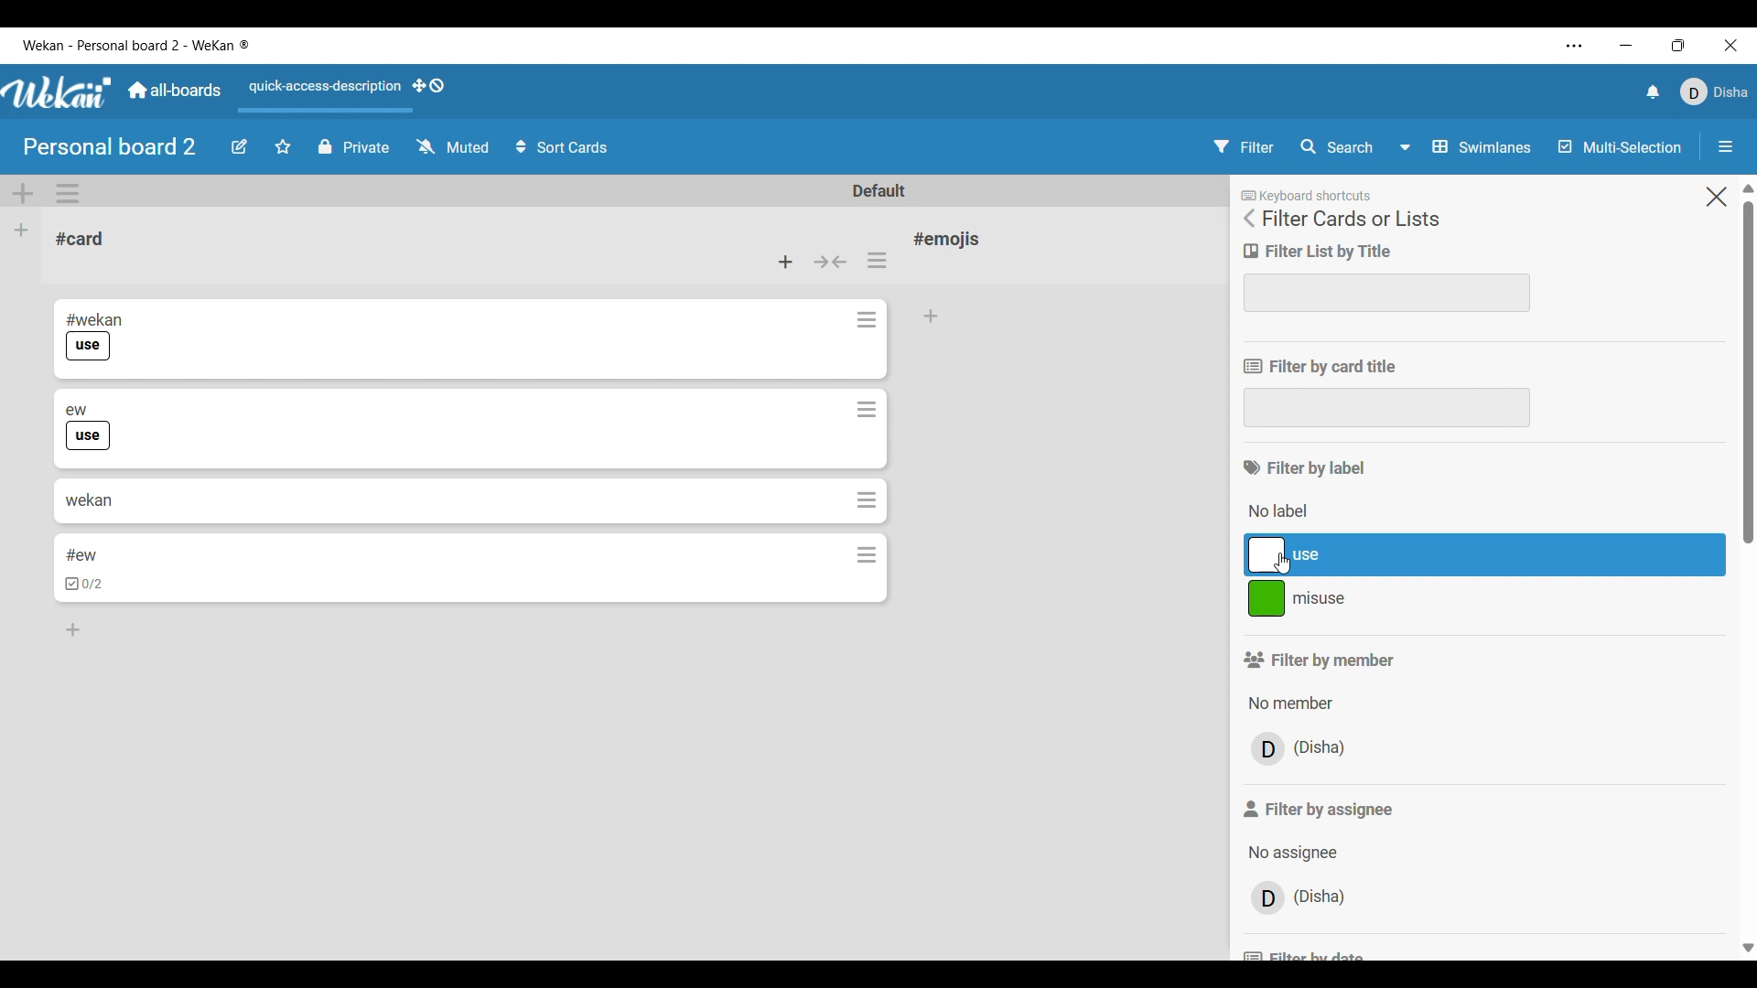 This screenshot has width=1757, height=988. Describe the element at coordinates (1731, 45) in the screenshot. I see `Close interface ` at that location.